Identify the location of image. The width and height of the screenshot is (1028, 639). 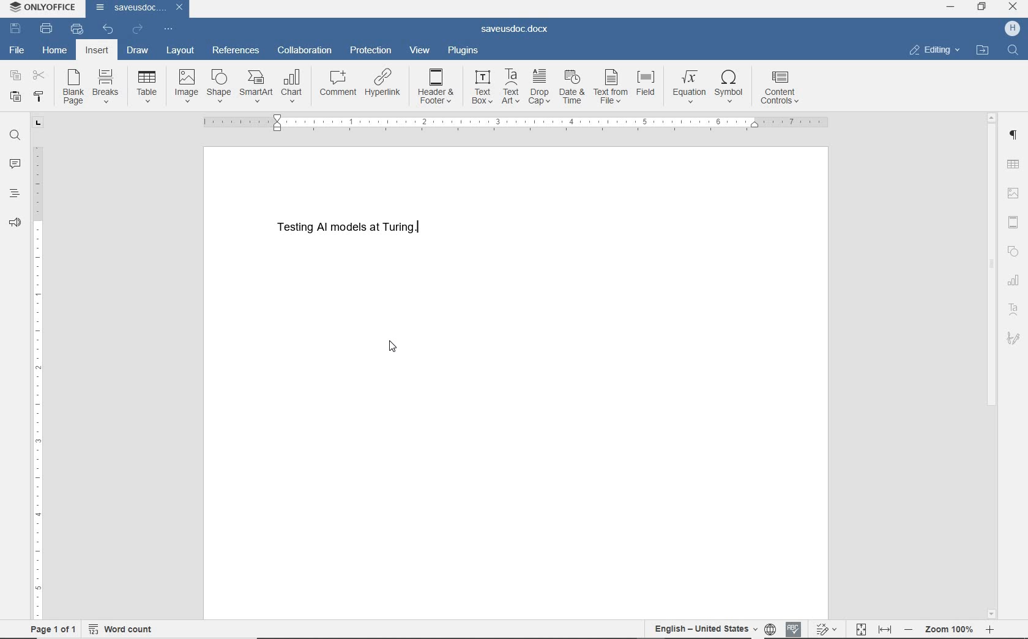
(186, 87).